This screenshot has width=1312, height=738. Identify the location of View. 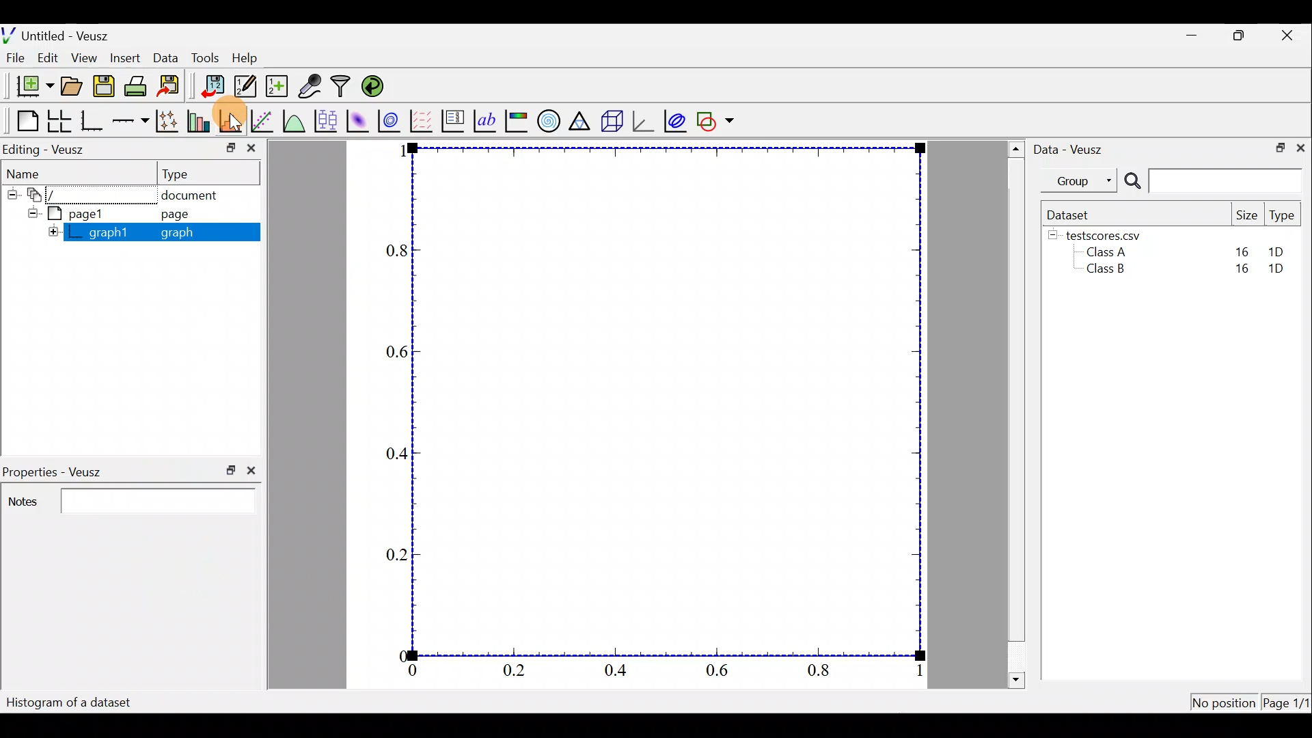
(83, 59).